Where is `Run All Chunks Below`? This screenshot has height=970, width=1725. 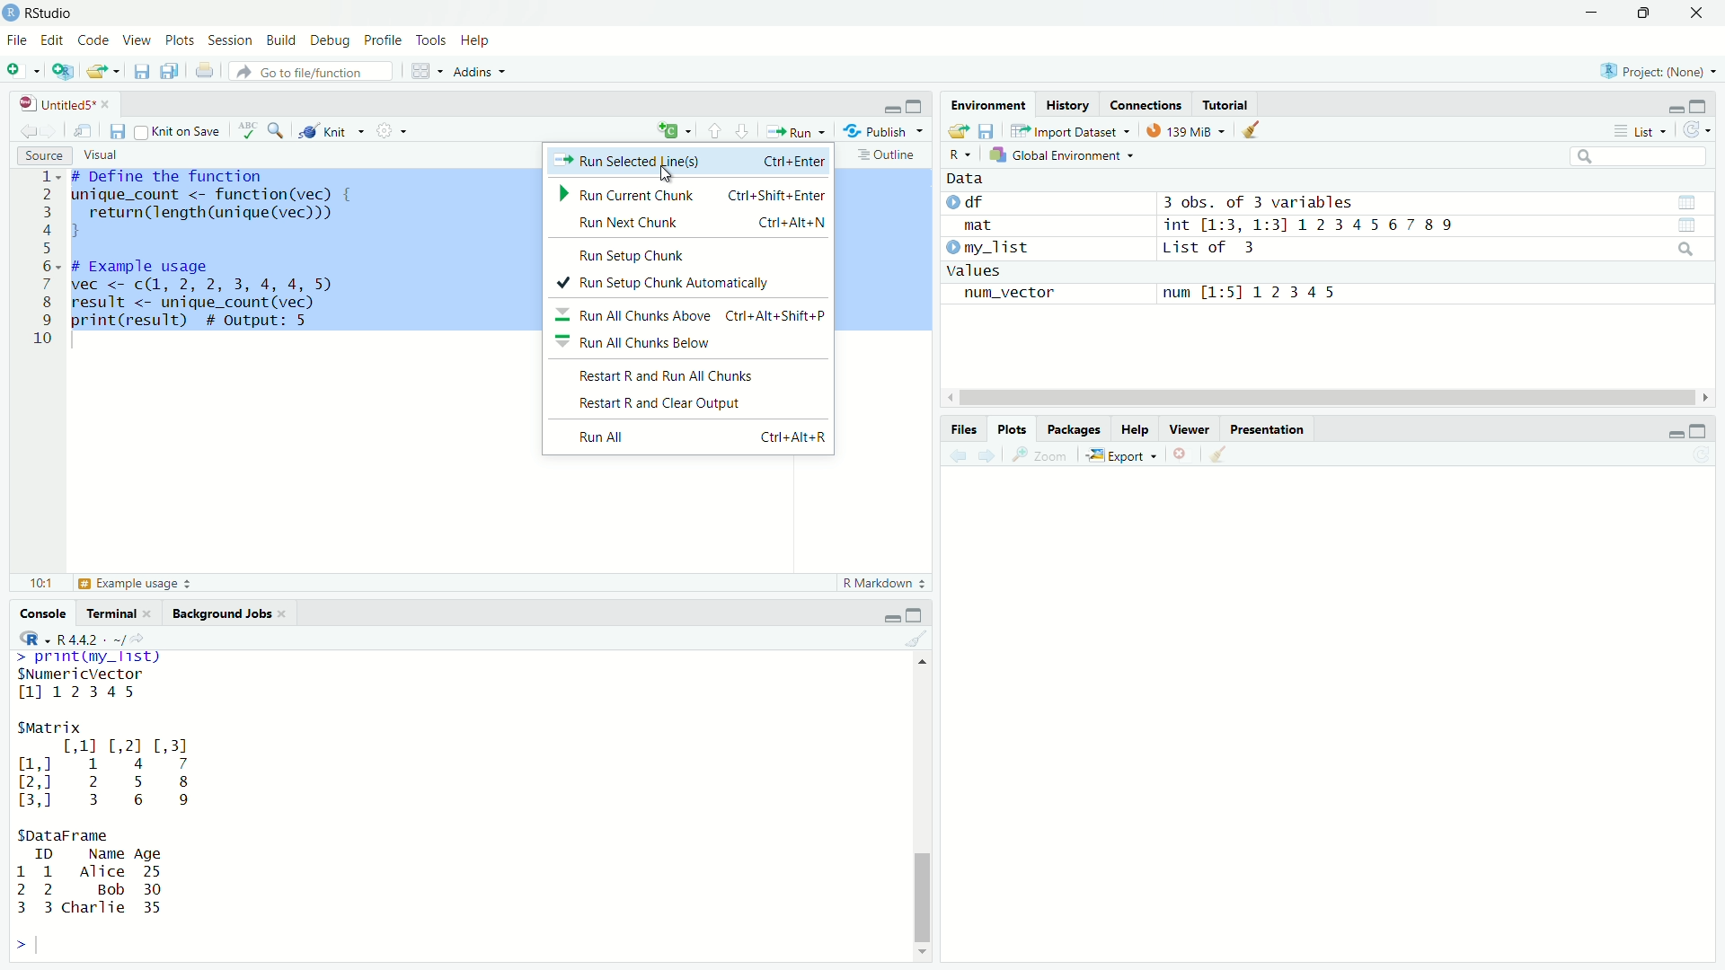 Run All Chunks Below is located at coordinates (632, 344).